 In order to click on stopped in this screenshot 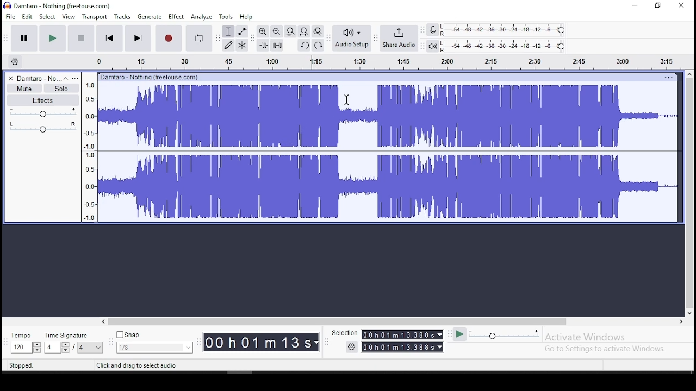, I will do `click(19, 365)`.